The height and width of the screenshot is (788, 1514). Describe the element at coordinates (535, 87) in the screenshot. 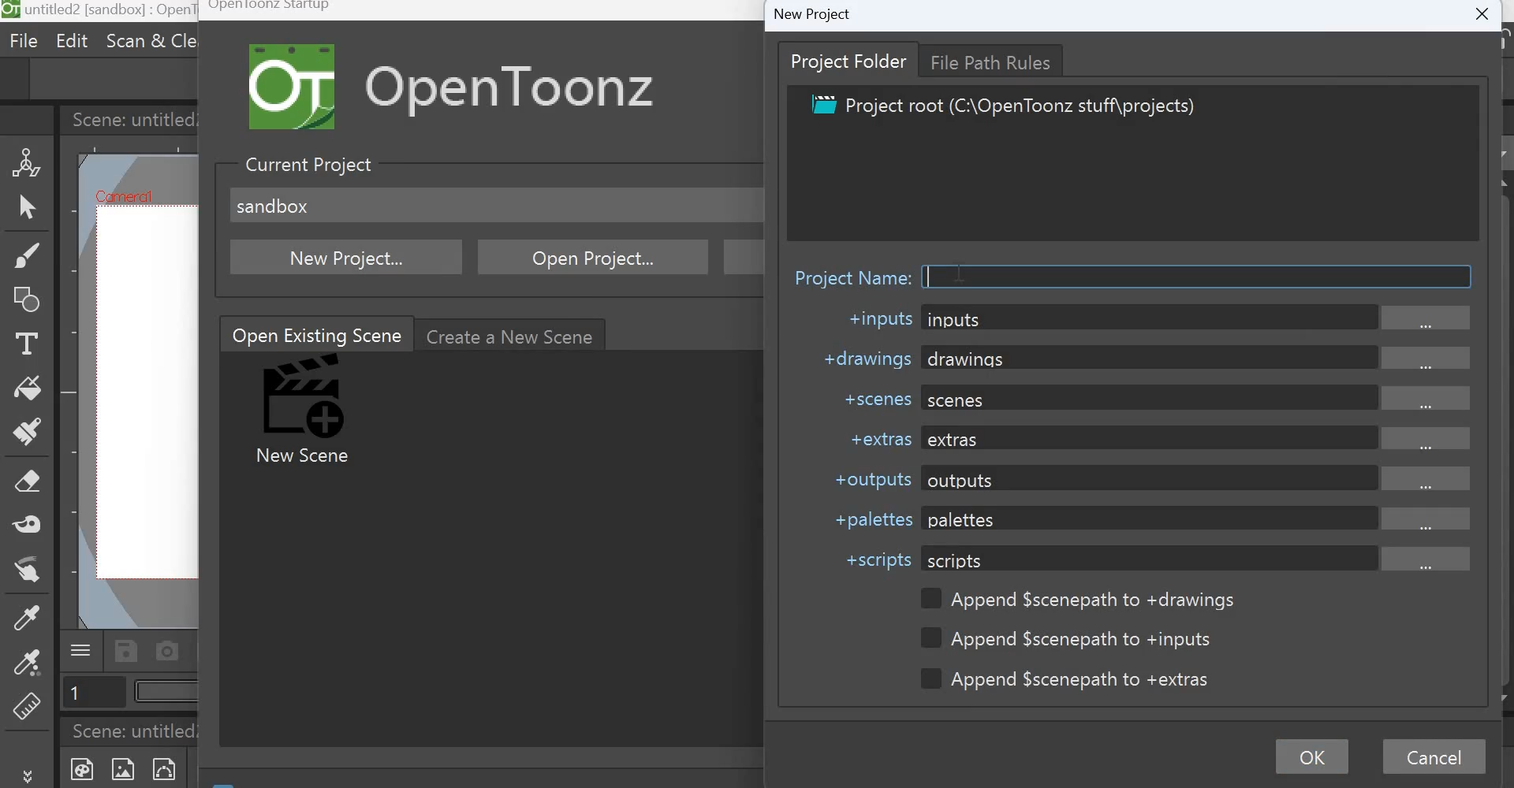

I see `Open Toonz` at that location.